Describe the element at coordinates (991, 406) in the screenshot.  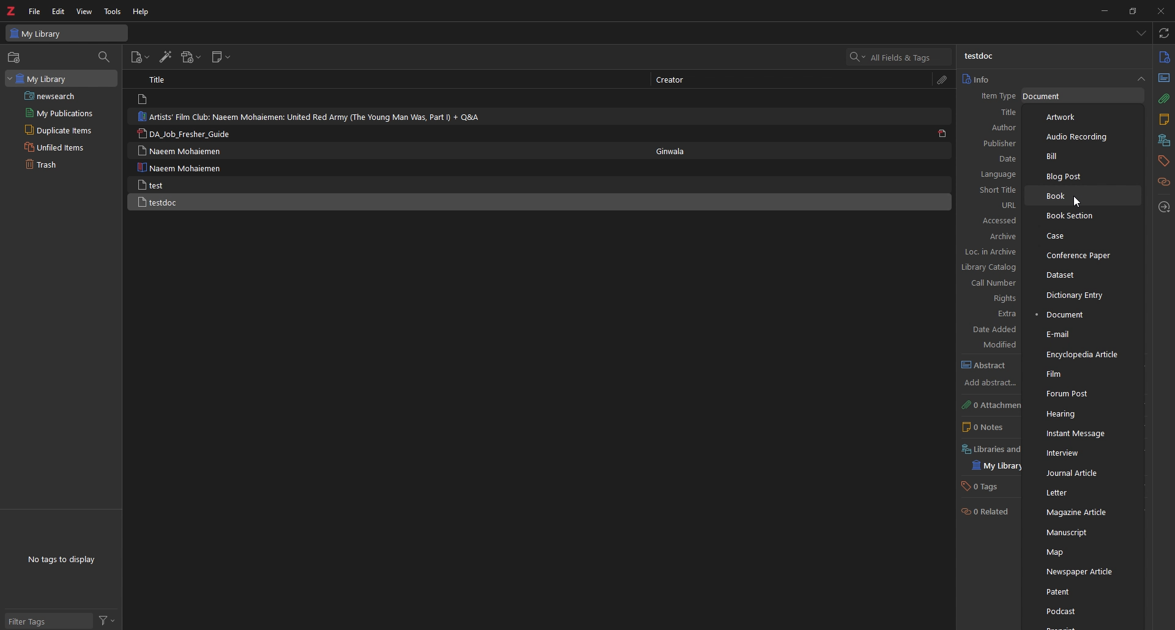
I see `0 Attachments` at that location.